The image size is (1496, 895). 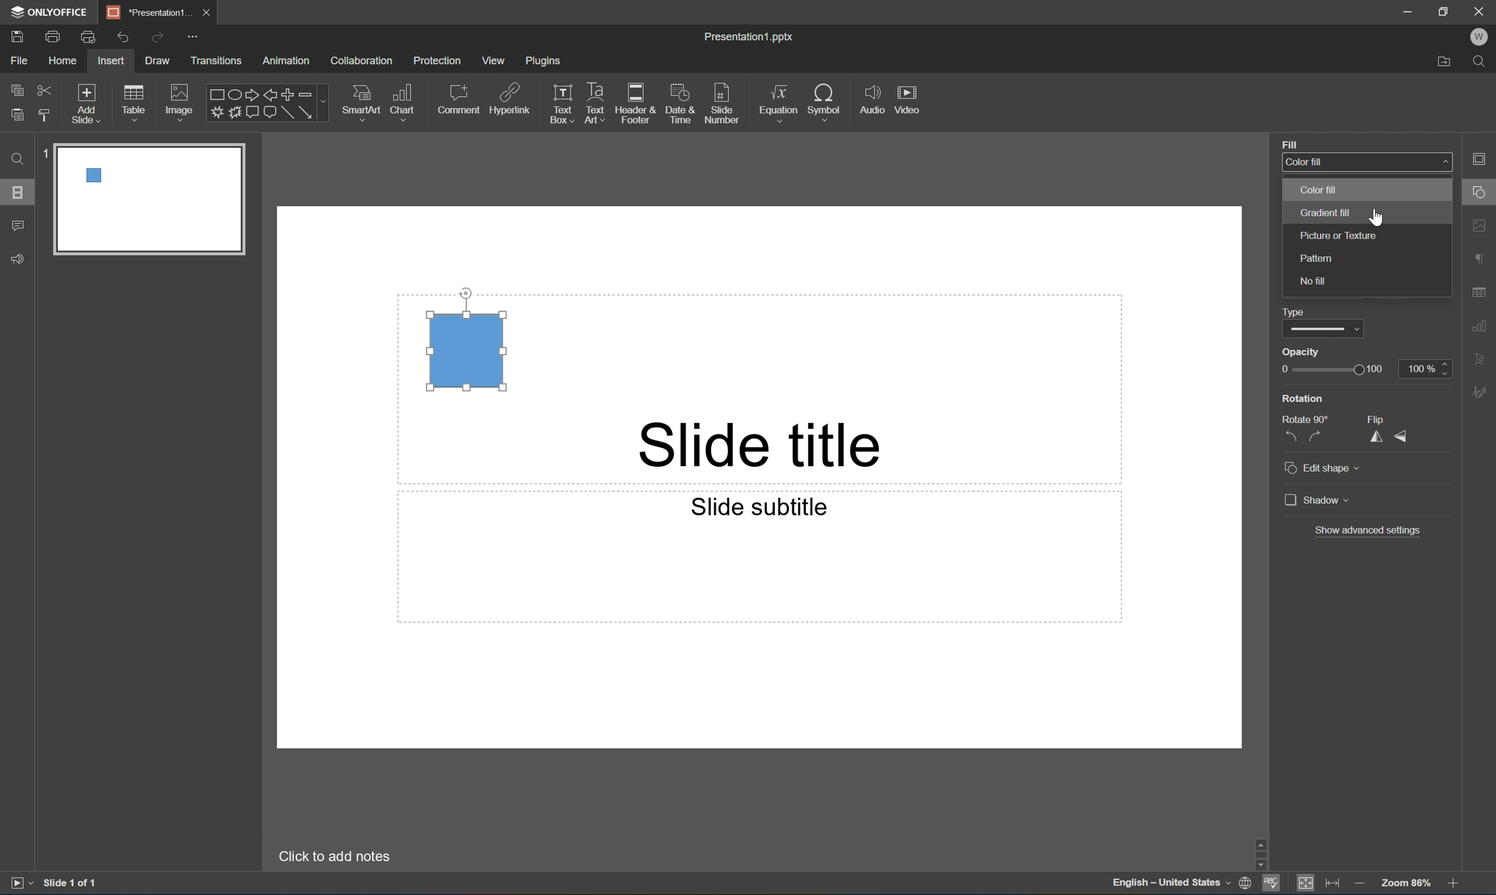 What do you see at coordinates (286, 62) in the screenshot?
I see `Animation` at bounding box center [286, 62].